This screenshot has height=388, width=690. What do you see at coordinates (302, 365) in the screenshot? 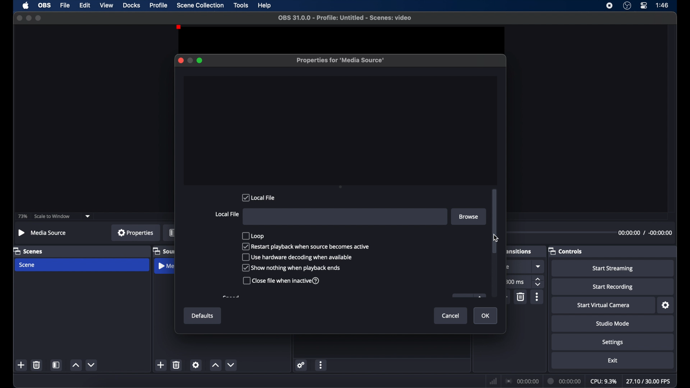
I see `settings` at bounding box center [302, 365].